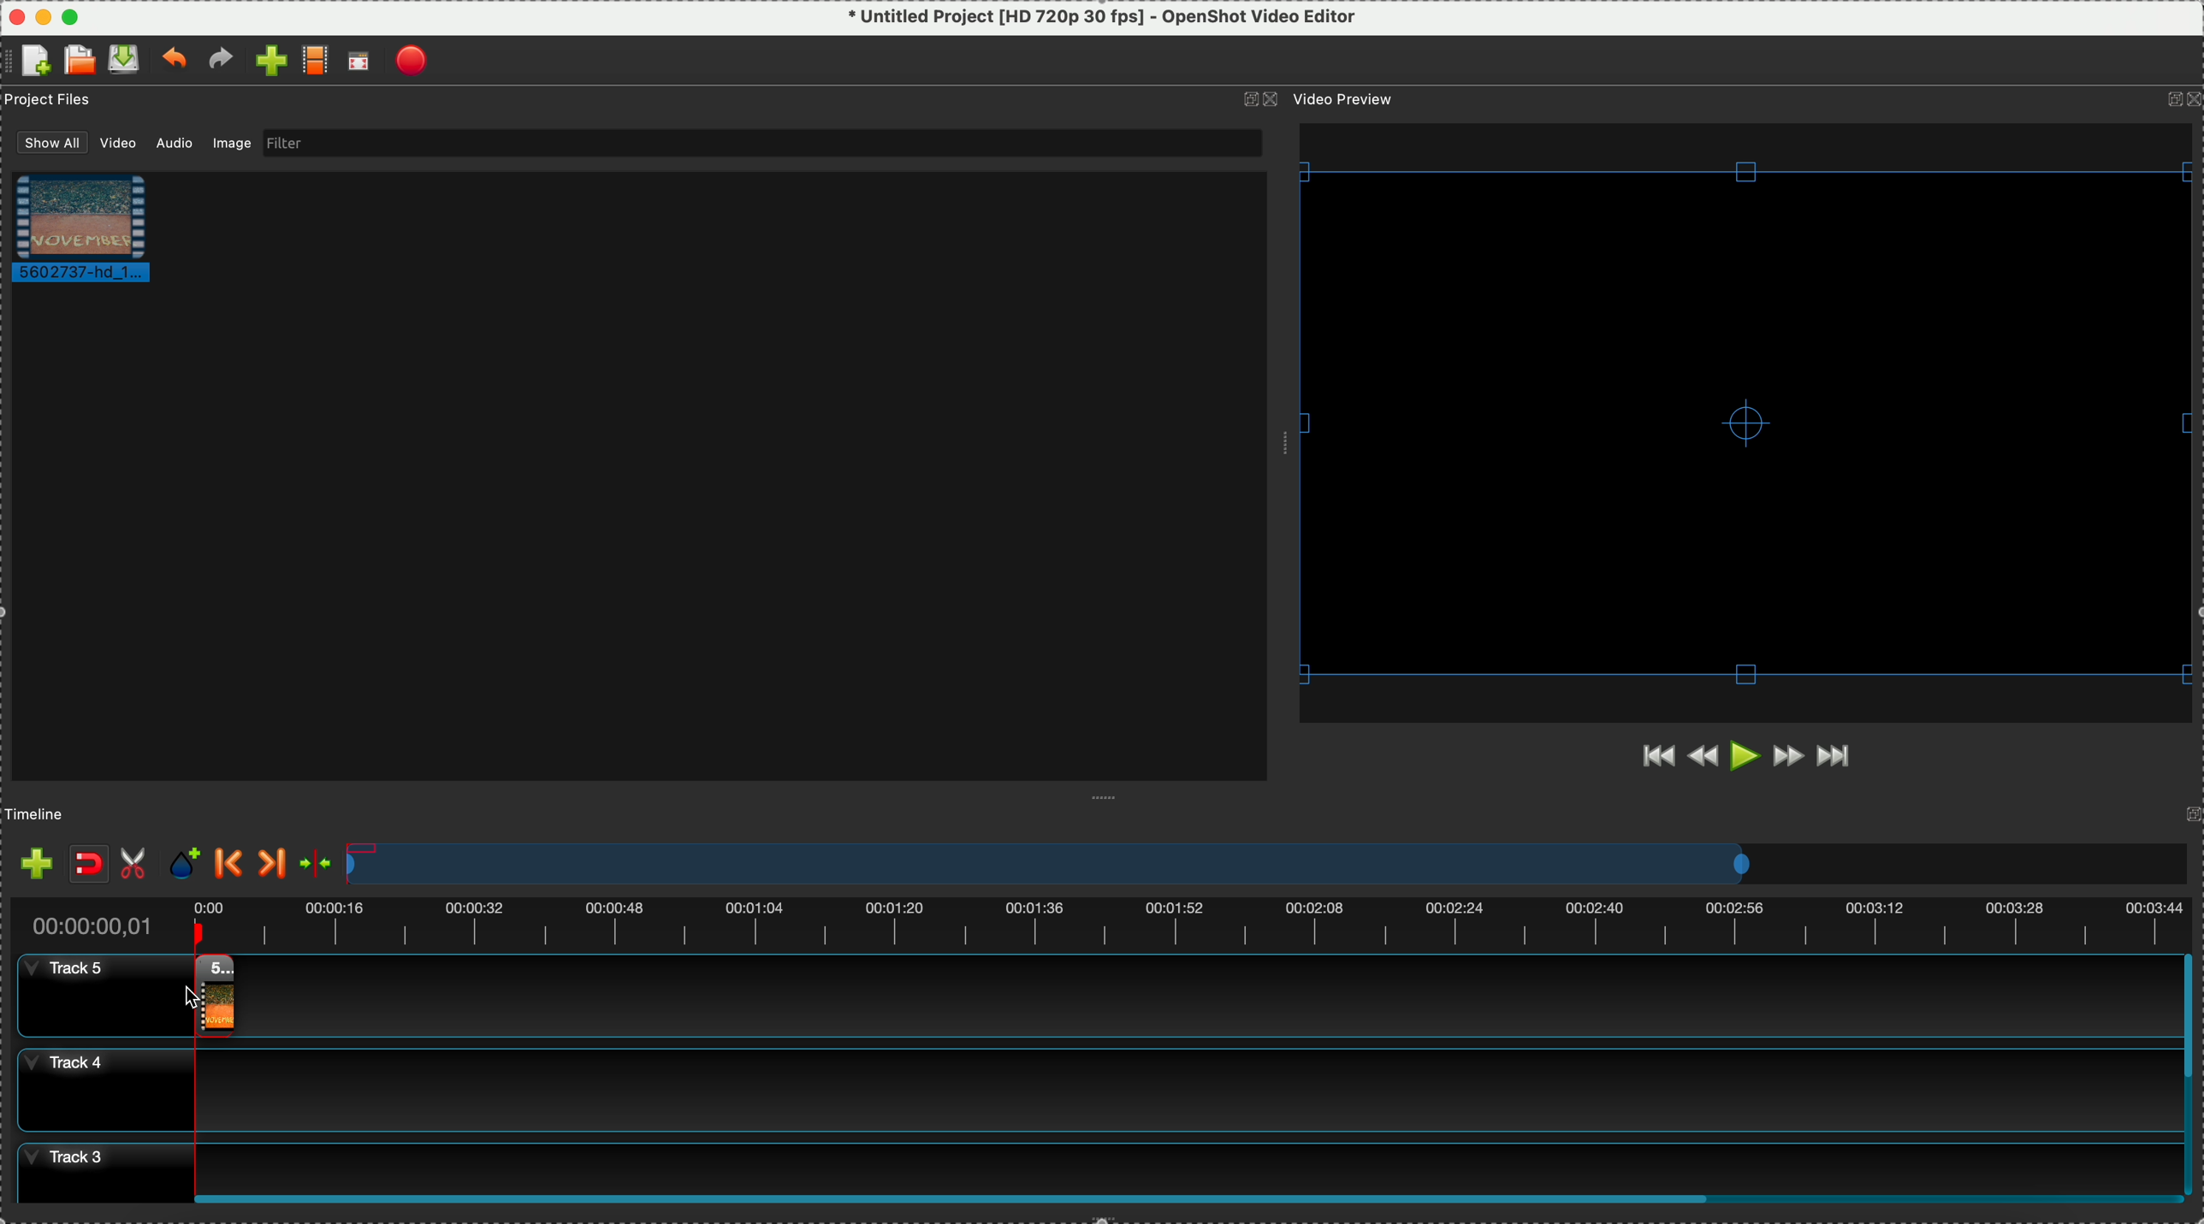 This screenshot has width=2204, height=1224. What do you see at coordinates (32, 859) in the screenshot?
I see `import files` at bounding box center [32, 859].